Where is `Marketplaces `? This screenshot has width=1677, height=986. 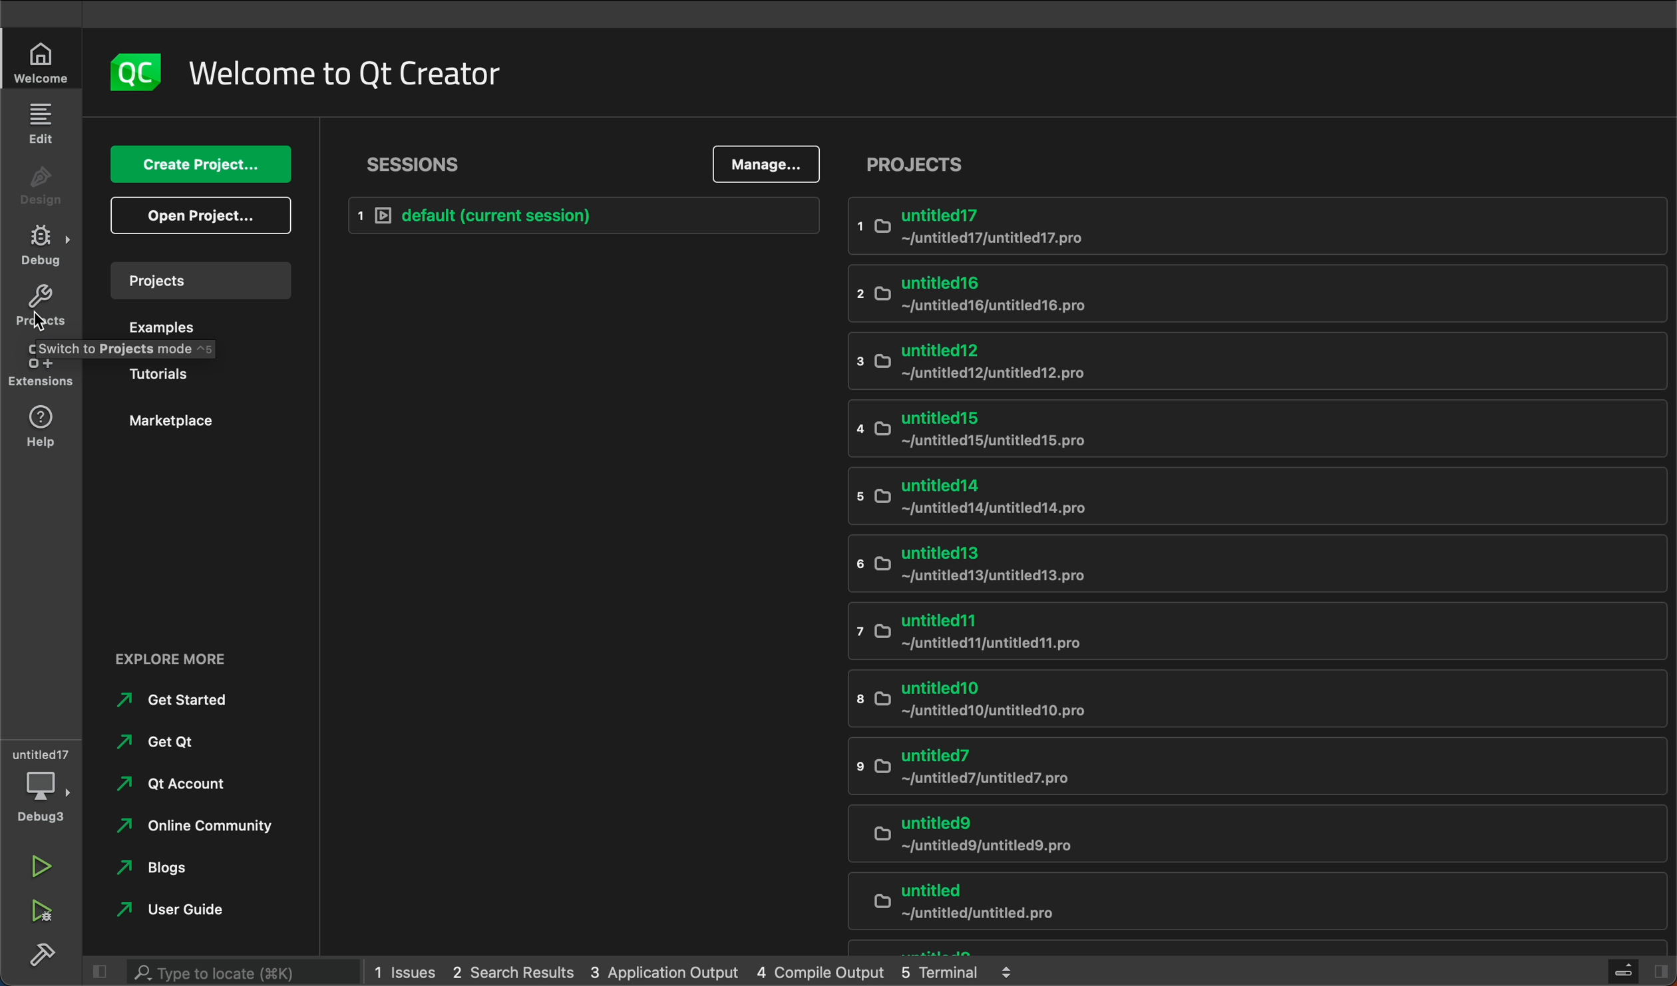
Marketplaces  is located at coordinates (187, 424).